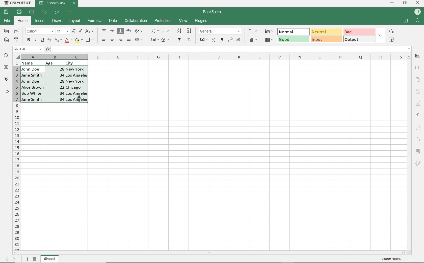  Describe the element at coordinates (391, 40) in the screenshot. I see `SELECT ALL` at that location.